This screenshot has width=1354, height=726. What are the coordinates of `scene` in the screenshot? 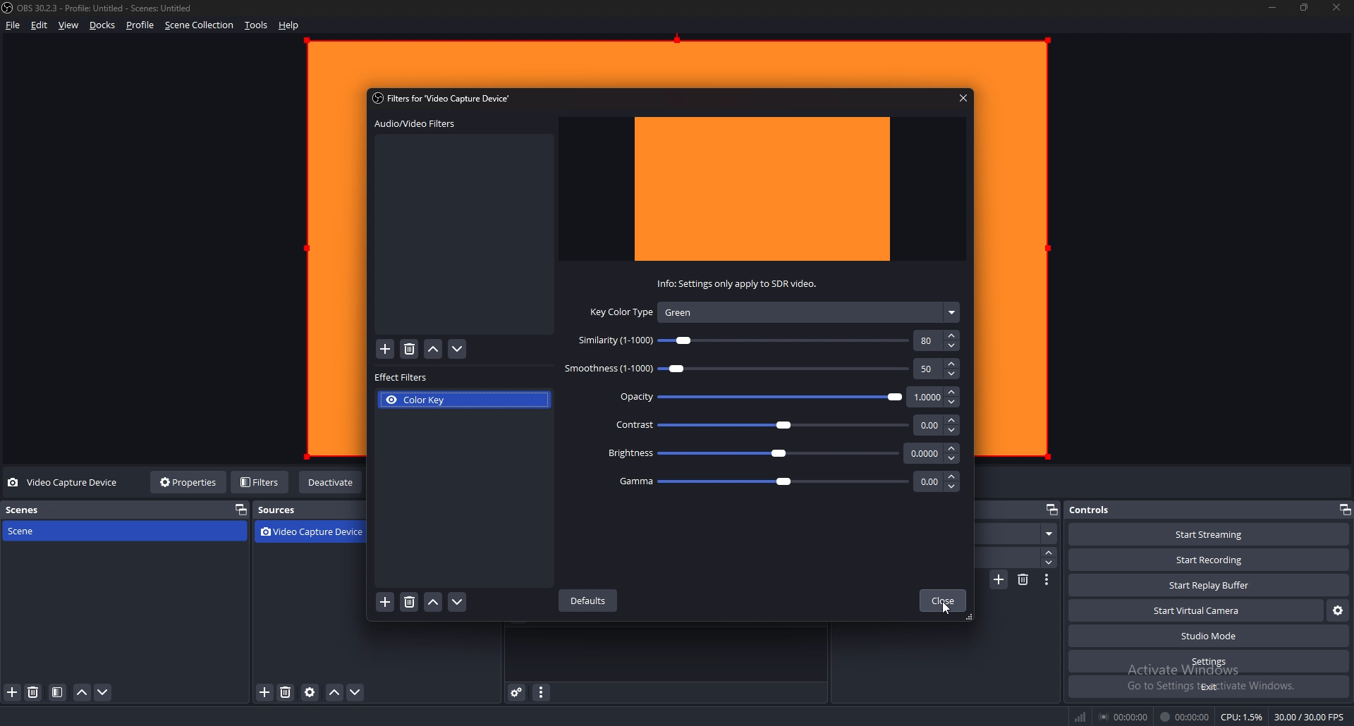 It's located at (66, 531).